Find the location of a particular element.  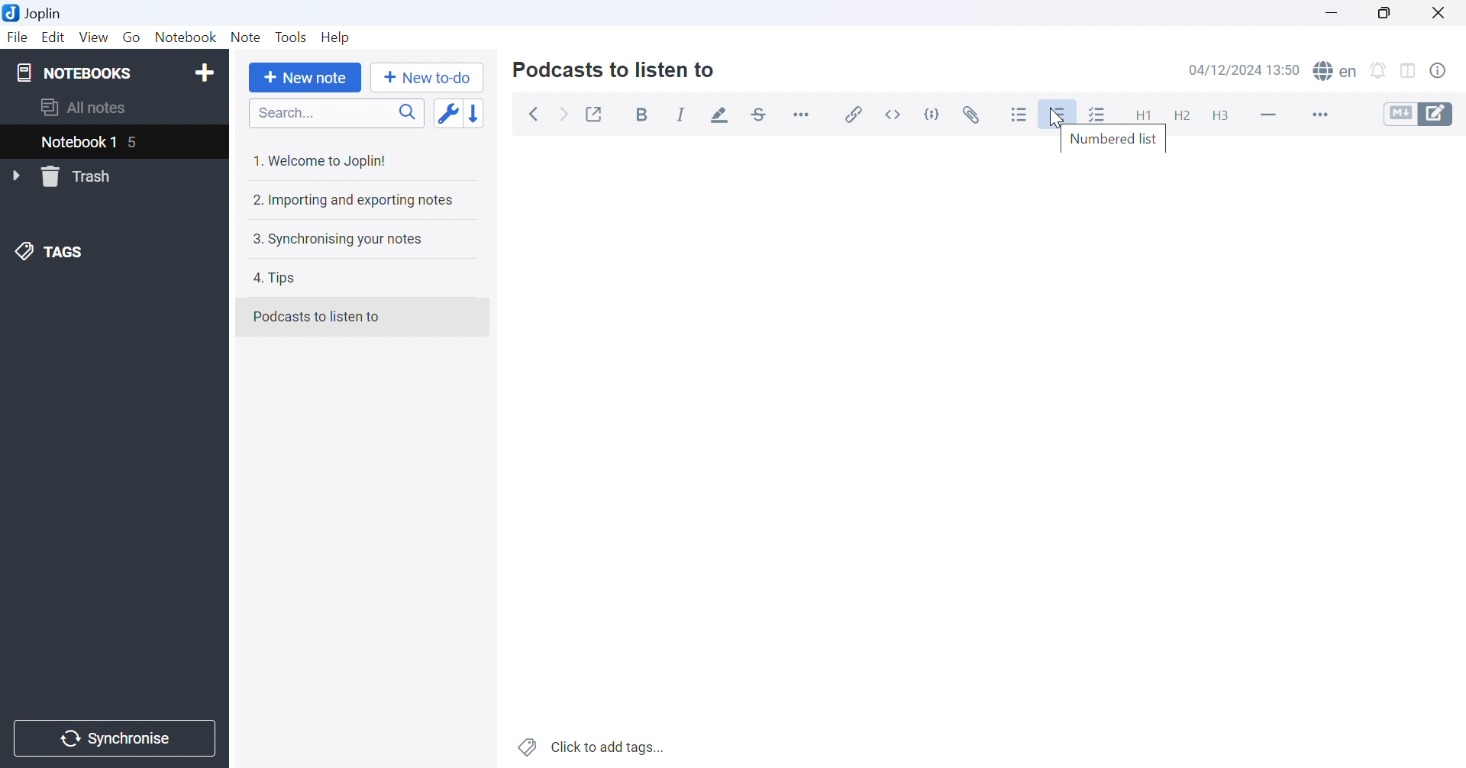

Toggle external editing is located at coordinates (595, 112).